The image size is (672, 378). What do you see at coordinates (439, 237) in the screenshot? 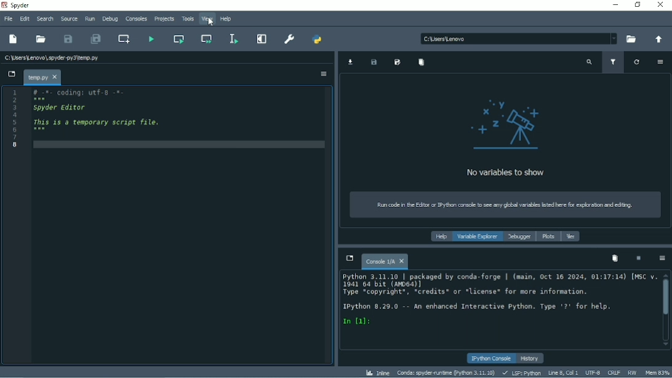
I see `Help` at bounding box center [439, 237].